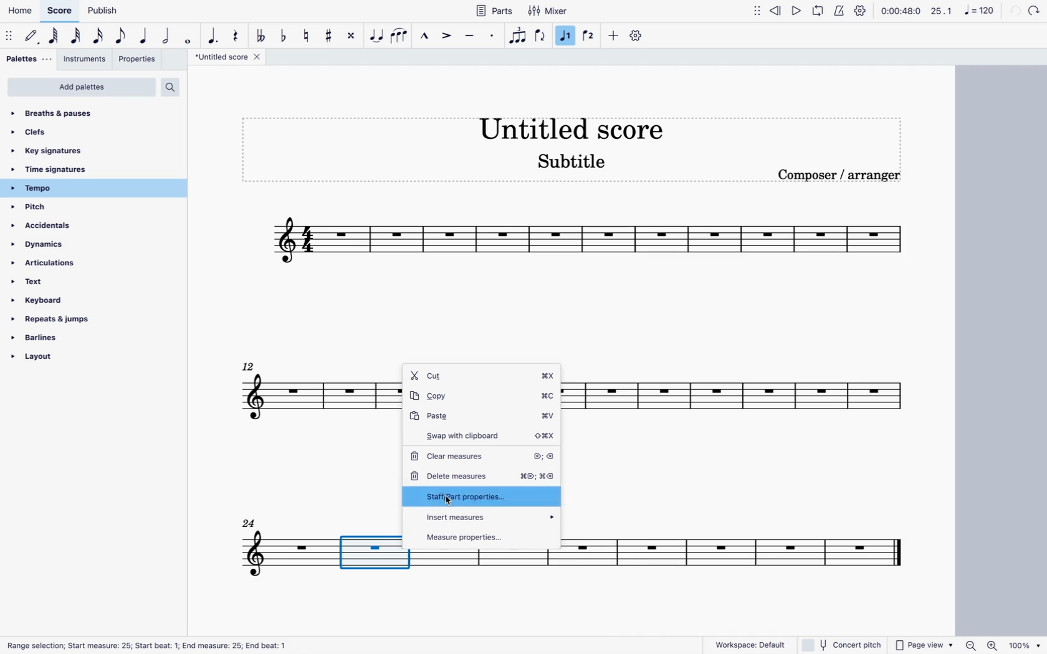 The width and height of the screenshot is (1047, 654). Describe the element at coordinates (48, 227) in the screenshot. I see `accidentals` at that location.